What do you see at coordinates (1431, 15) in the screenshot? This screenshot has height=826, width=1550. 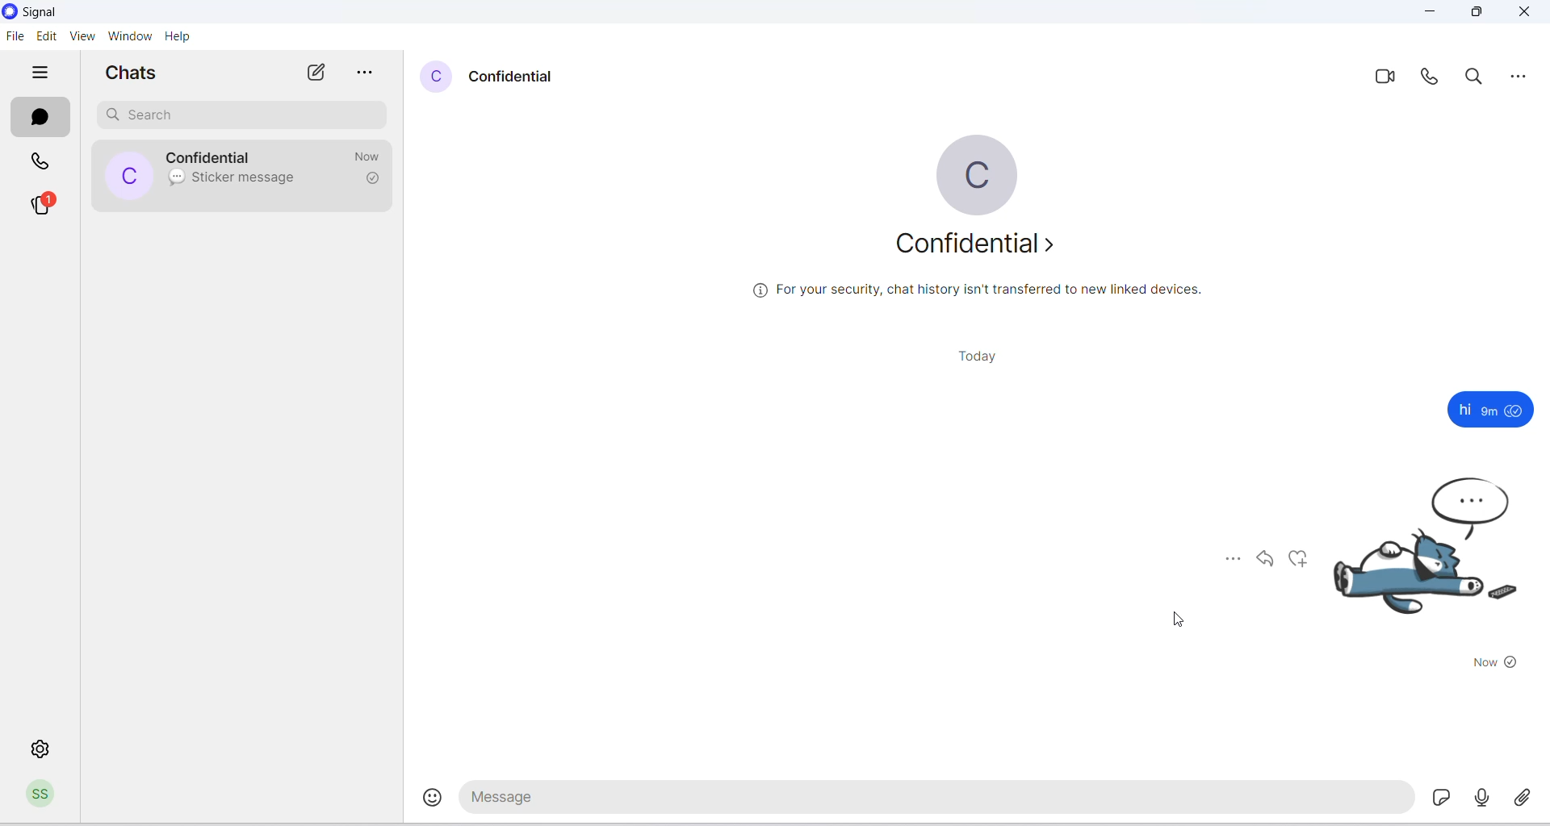 I see `minimize` at bounding box center [1431, 15].